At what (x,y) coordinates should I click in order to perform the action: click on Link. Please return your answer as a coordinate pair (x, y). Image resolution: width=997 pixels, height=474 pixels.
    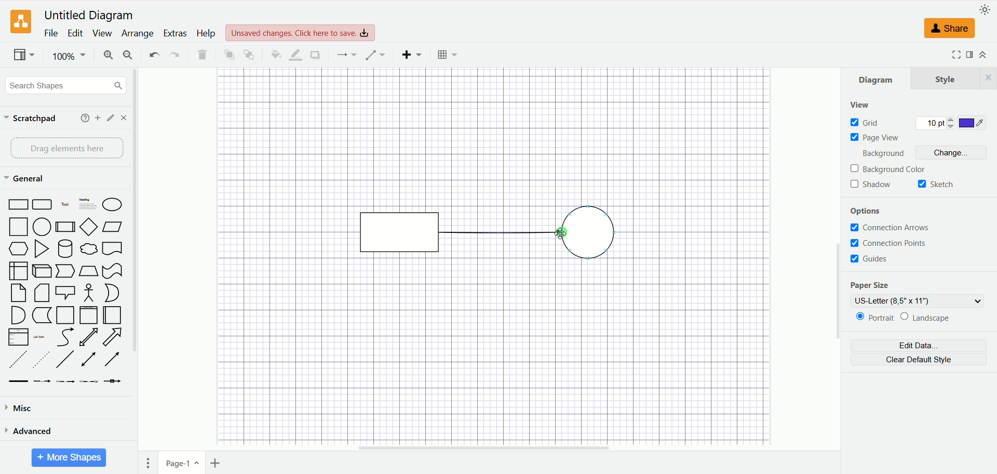
    Looking at the image, I should click on (19, 383).